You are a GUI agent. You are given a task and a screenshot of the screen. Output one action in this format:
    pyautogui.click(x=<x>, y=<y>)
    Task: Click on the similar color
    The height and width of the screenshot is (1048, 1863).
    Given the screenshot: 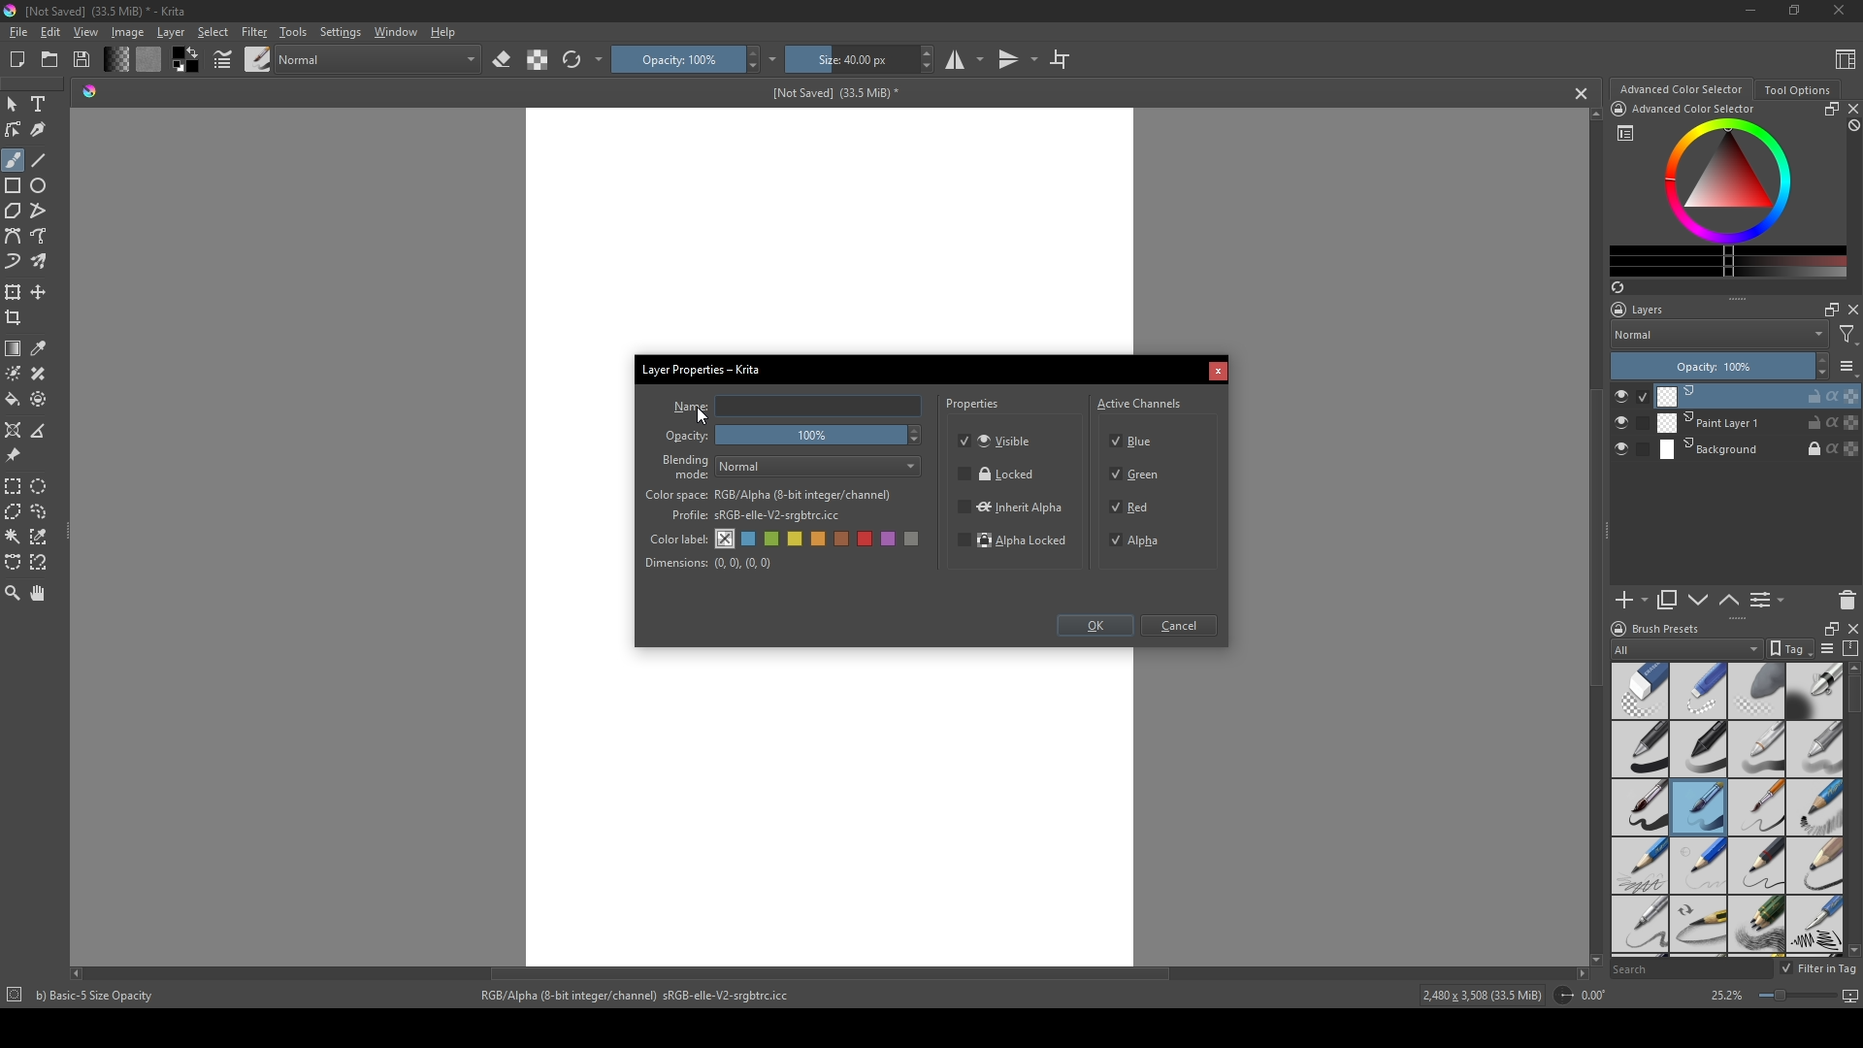 What is the action you would take?
    pyautogui.click(x=43, y=536)
    